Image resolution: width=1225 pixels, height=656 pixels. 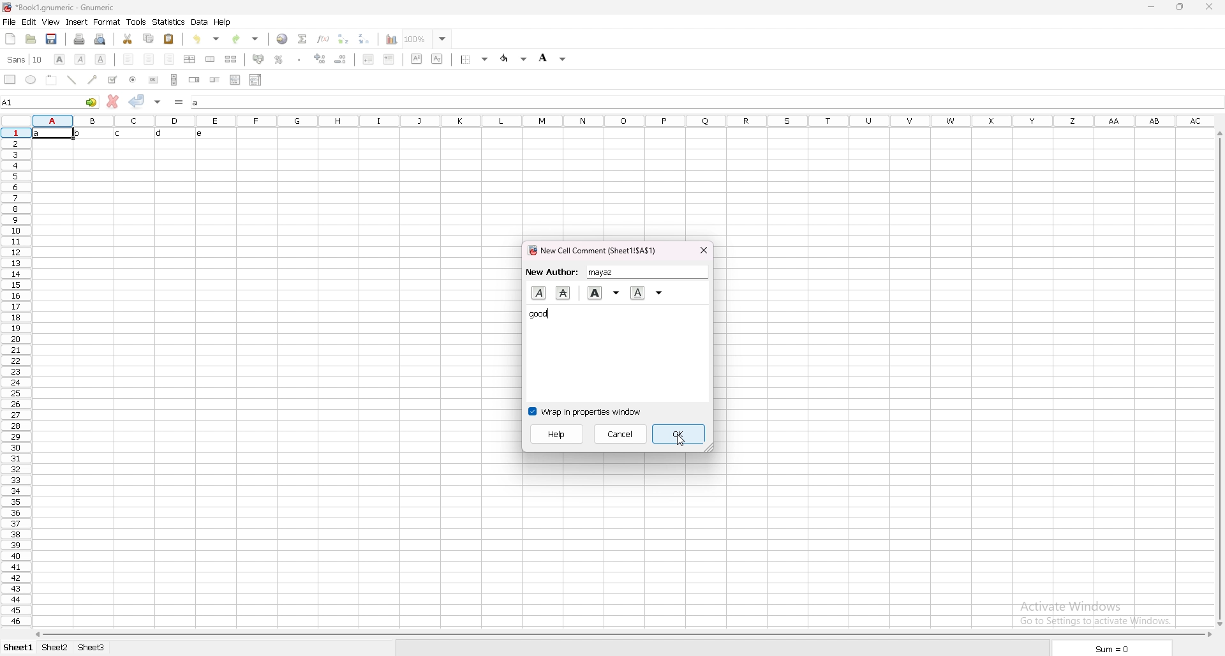 I want to click on cell comment, so click(x=594, y=251).